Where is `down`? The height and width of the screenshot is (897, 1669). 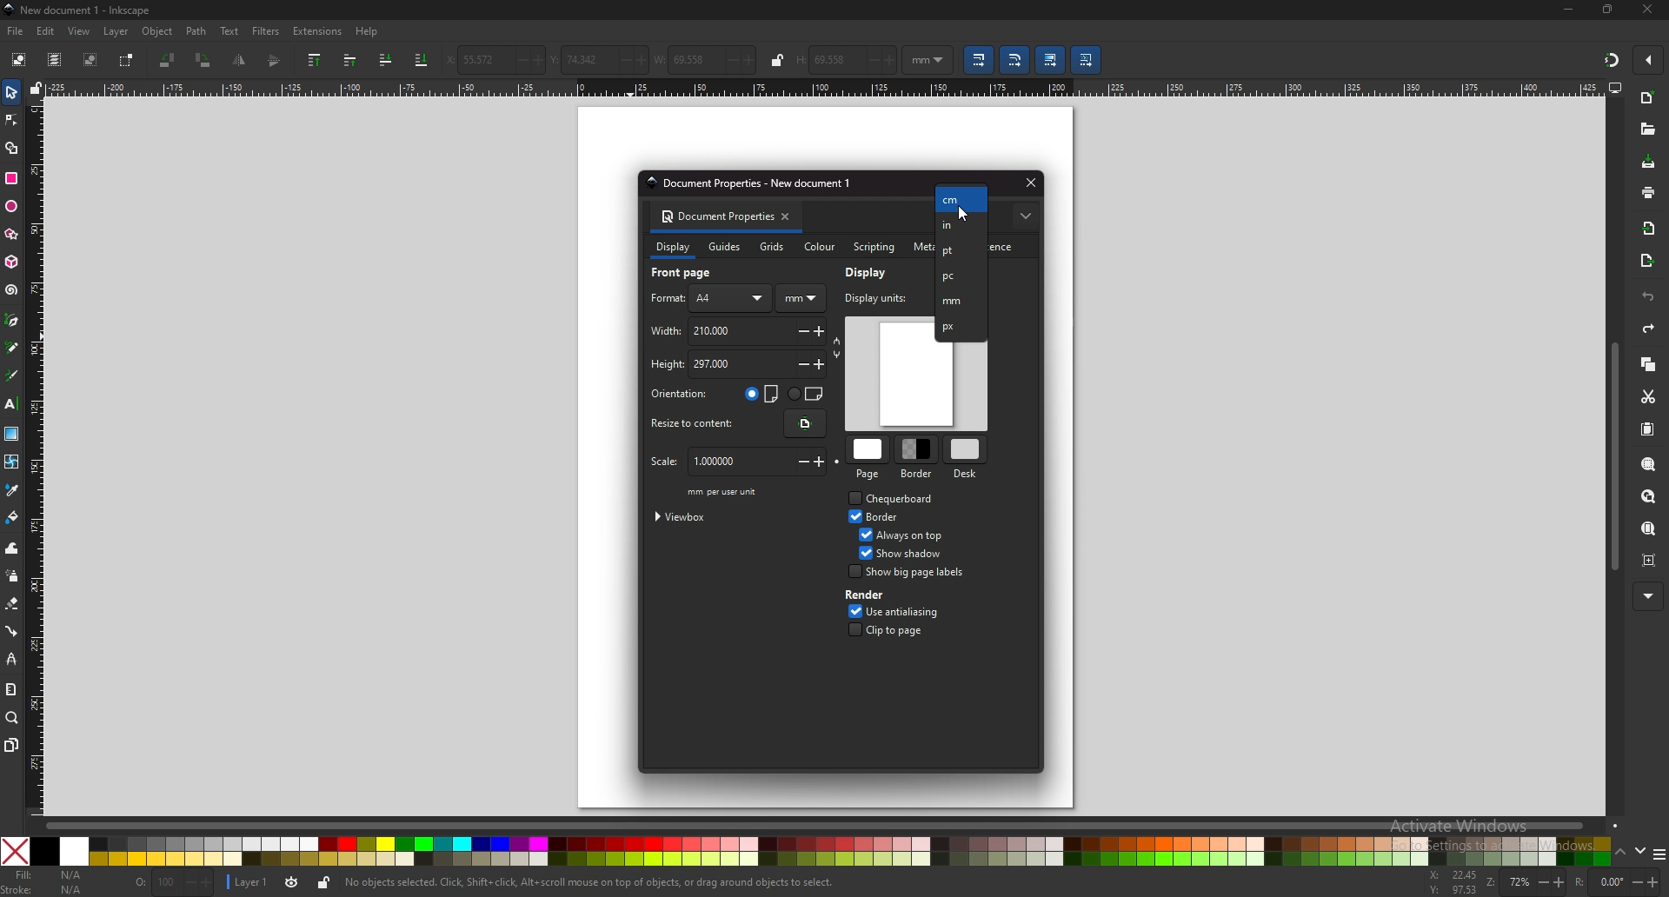 down is located at coordinates (1639, 852).